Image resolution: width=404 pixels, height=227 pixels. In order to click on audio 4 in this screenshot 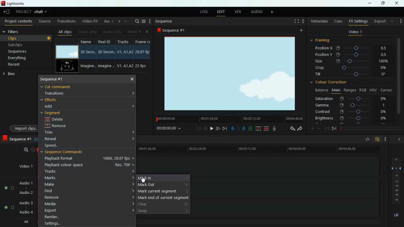, I will do `click(25, 212)`.